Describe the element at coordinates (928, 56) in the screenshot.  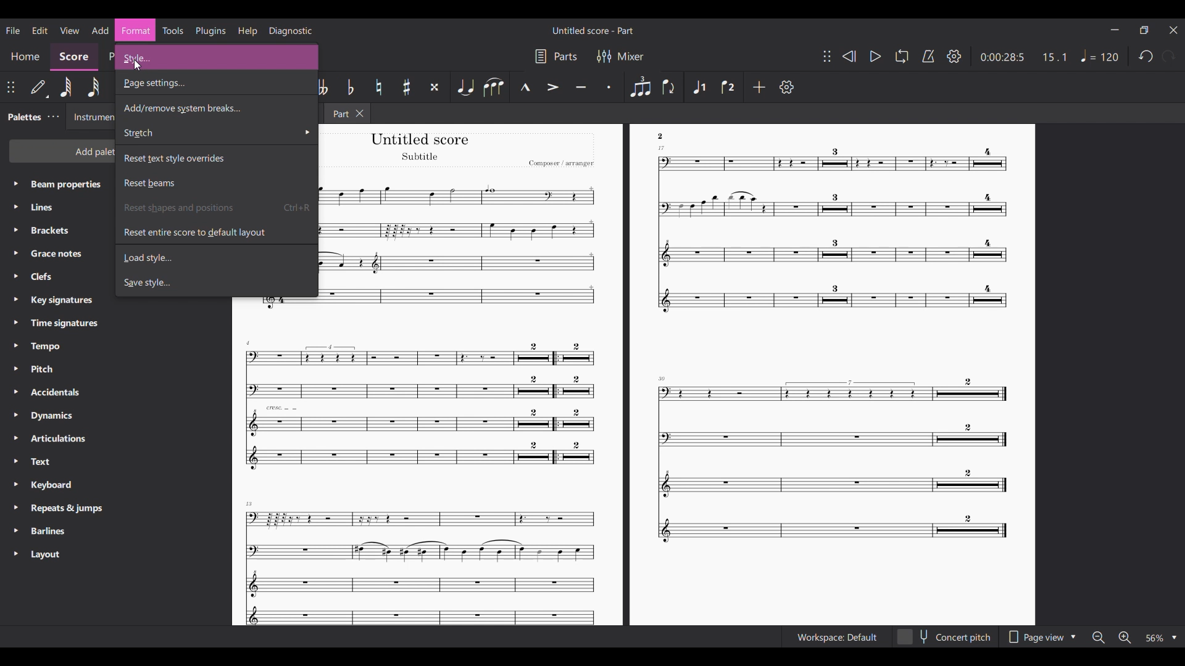
I see `Metronome` at that location.